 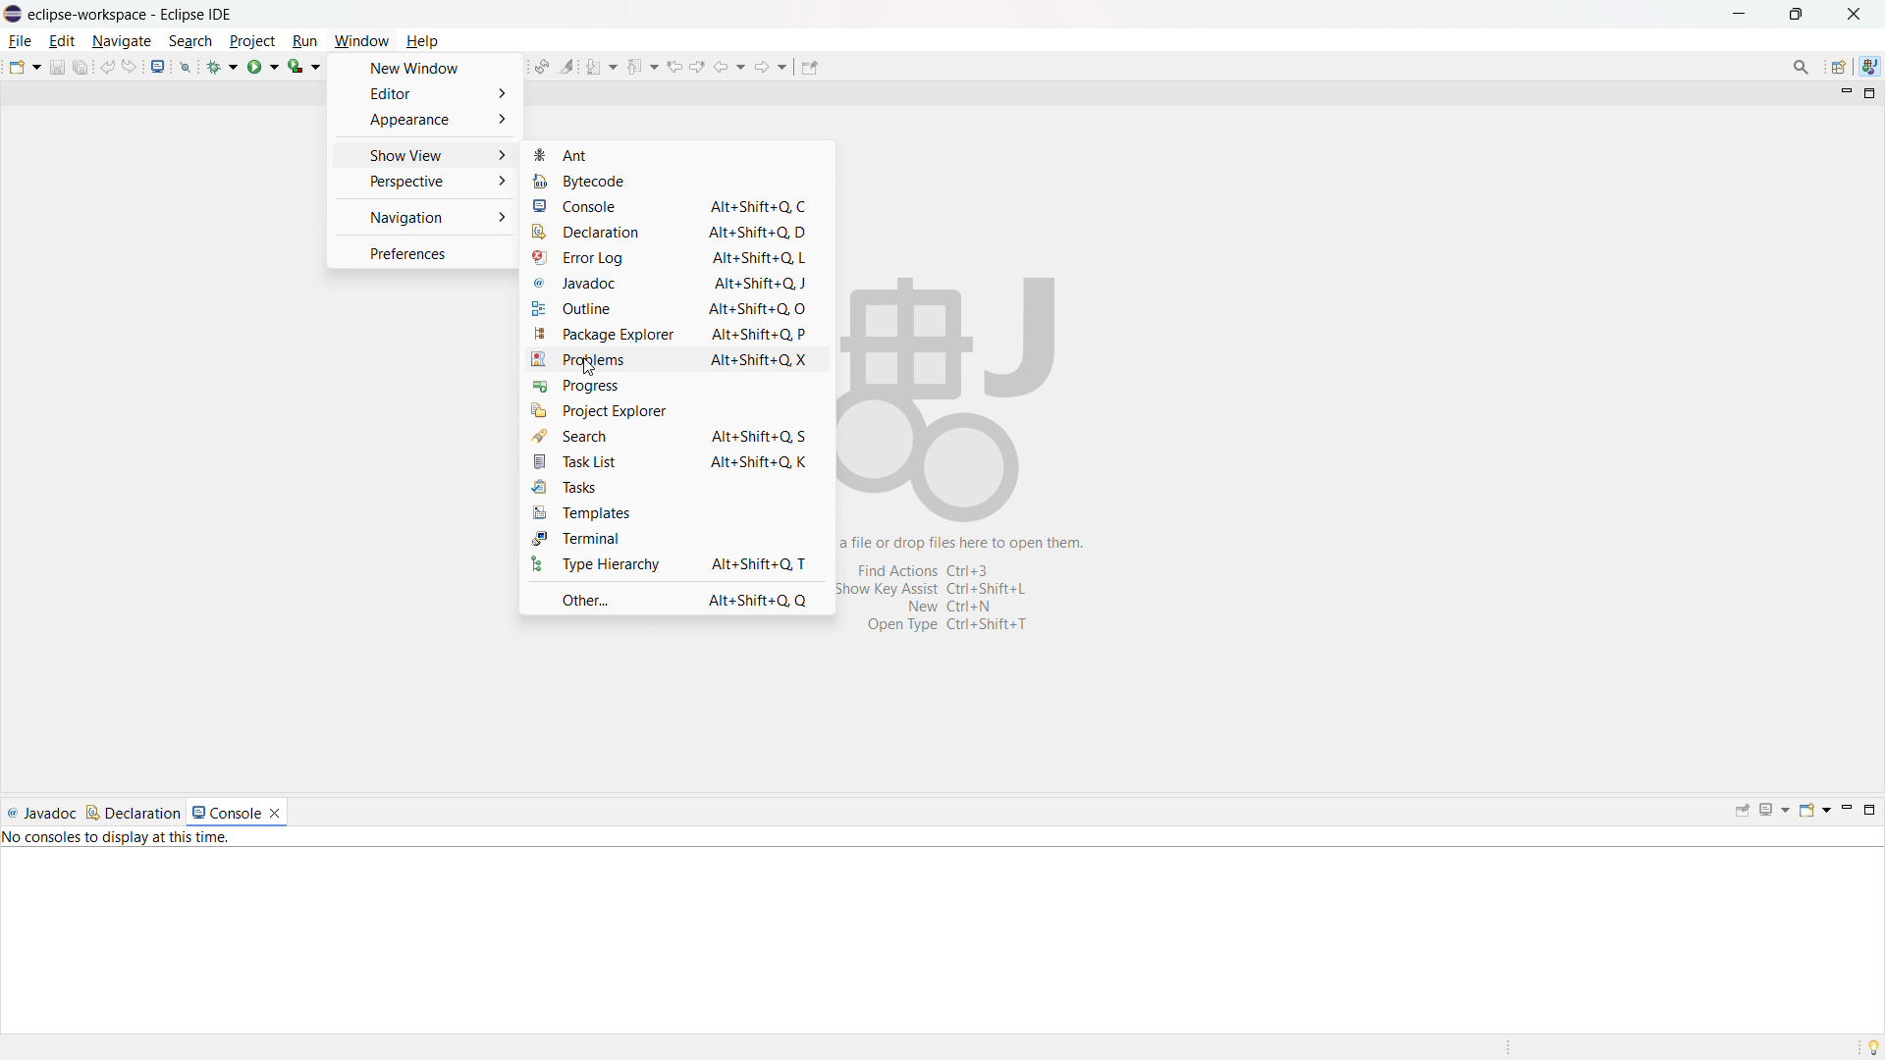 I want to click on previious annotation, so click(x=642, y=66).